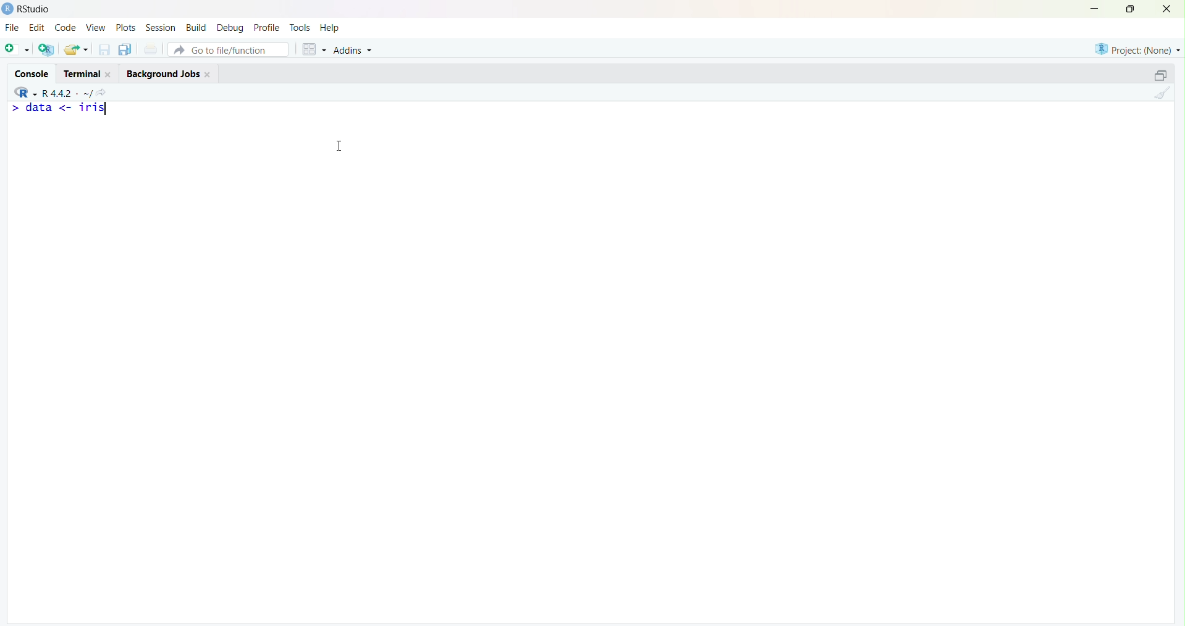 The width and height of the screenshot is (1185, 626). Describe the element at coordinates (95, 28) in the screenshot. I see `View` at that location.